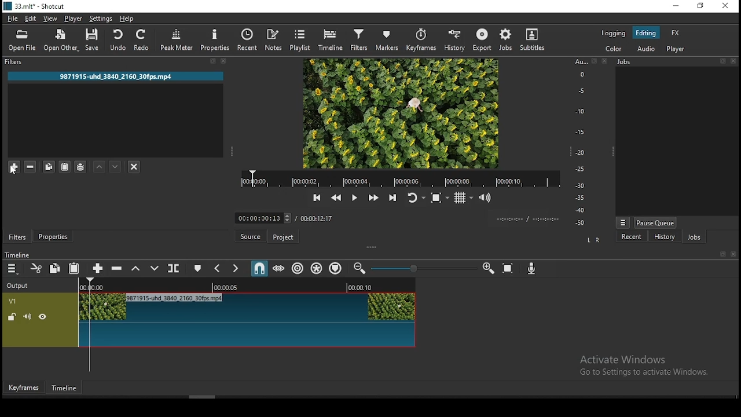 The height and width of the screenshot is (417, 741). Describe the element at coordinates (581, 151) in the screenshot. I see `-20` at that location.